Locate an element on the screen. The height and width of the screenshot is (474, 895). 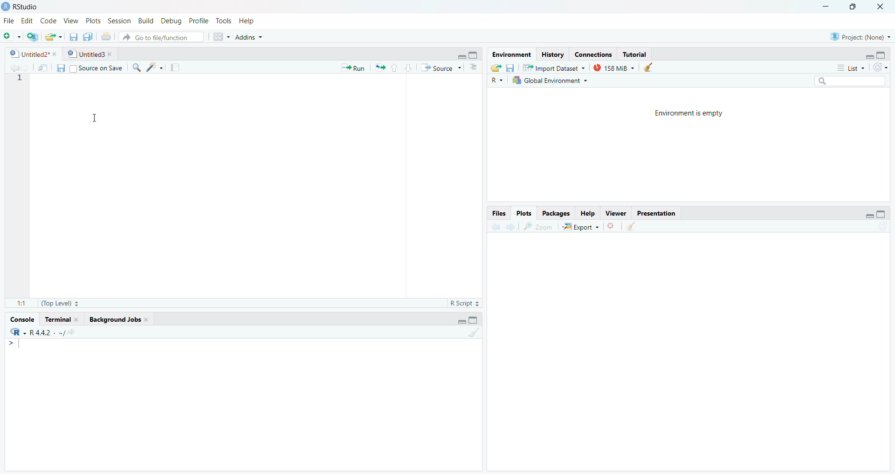
R Script 3 is located at coordinates (467, 303).